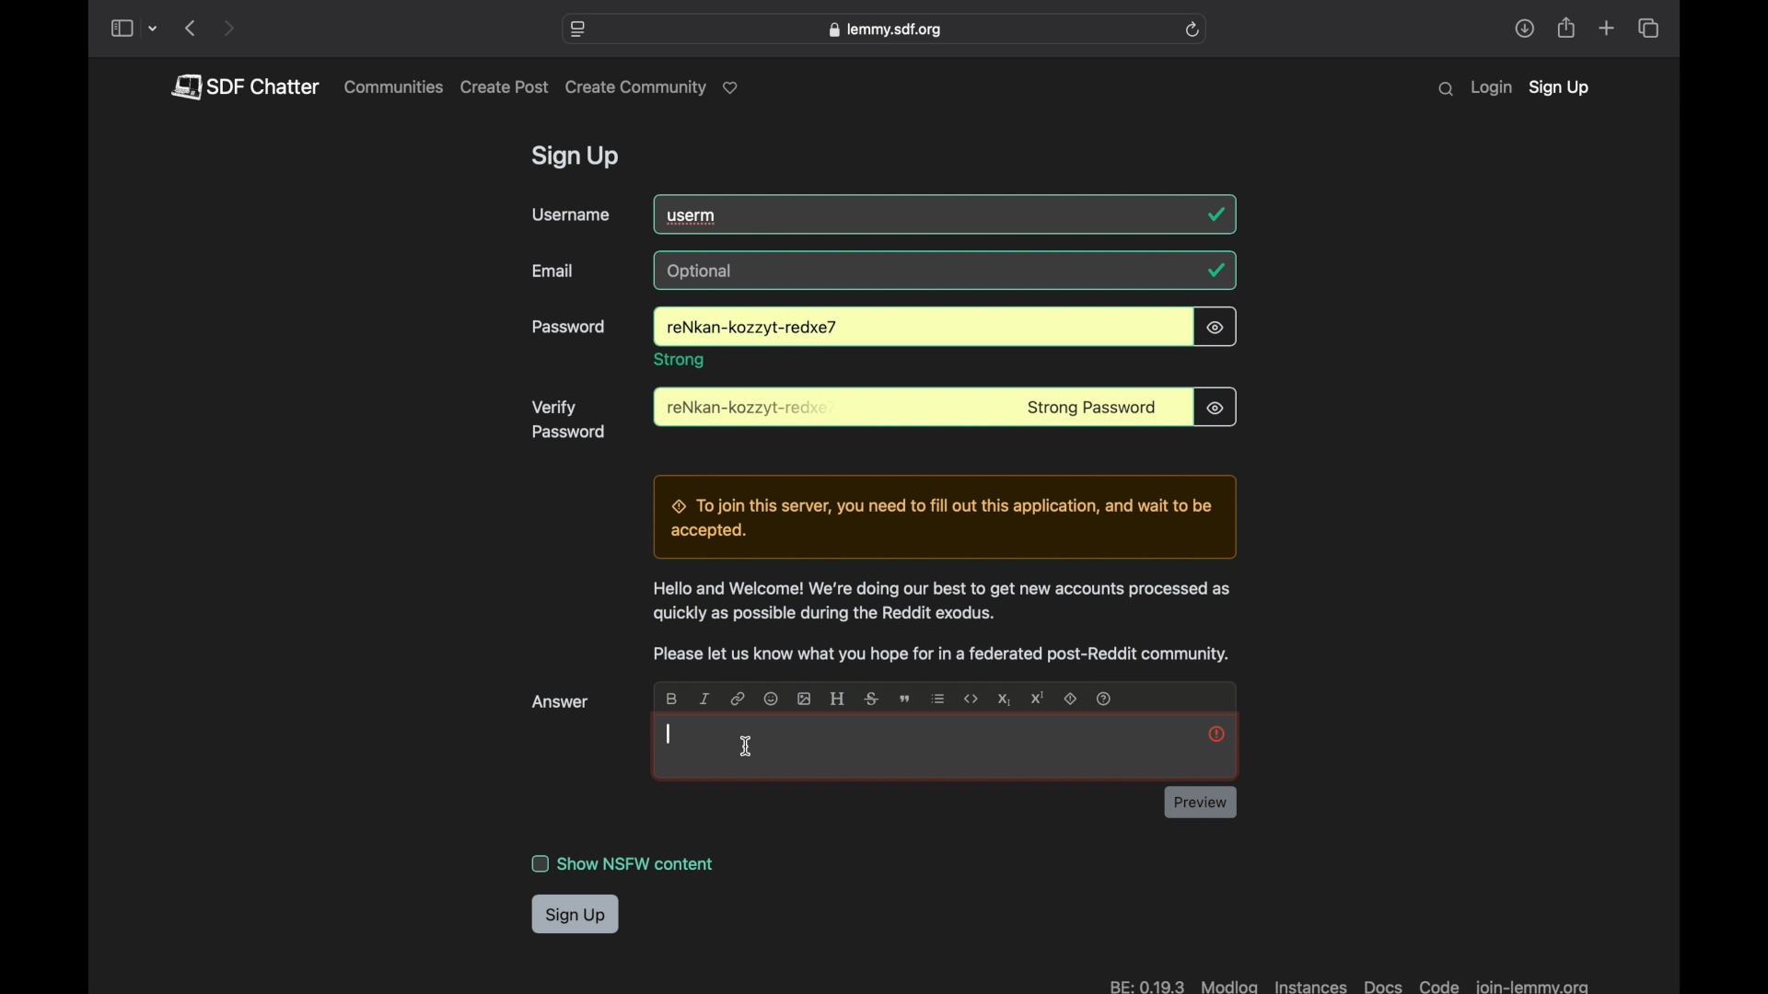  What do you see at coordinates (1217, 214) in the screenshot?
I see `tick mark` at bounding box center [1217, 214].